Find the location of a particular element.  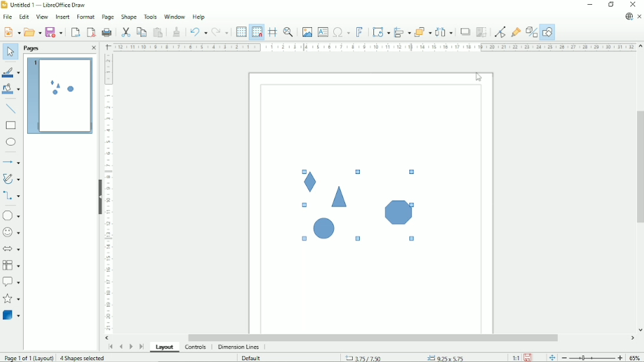

Toggle point edit mode is located at coordinates (499, 31).